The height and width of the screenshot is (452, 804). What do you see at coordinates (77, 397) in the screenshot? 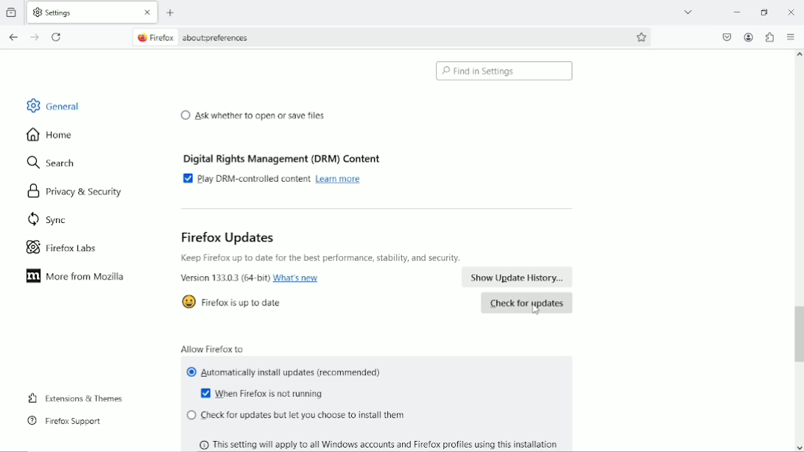
I see `extensions and themes` at bounding box center [77, 397].